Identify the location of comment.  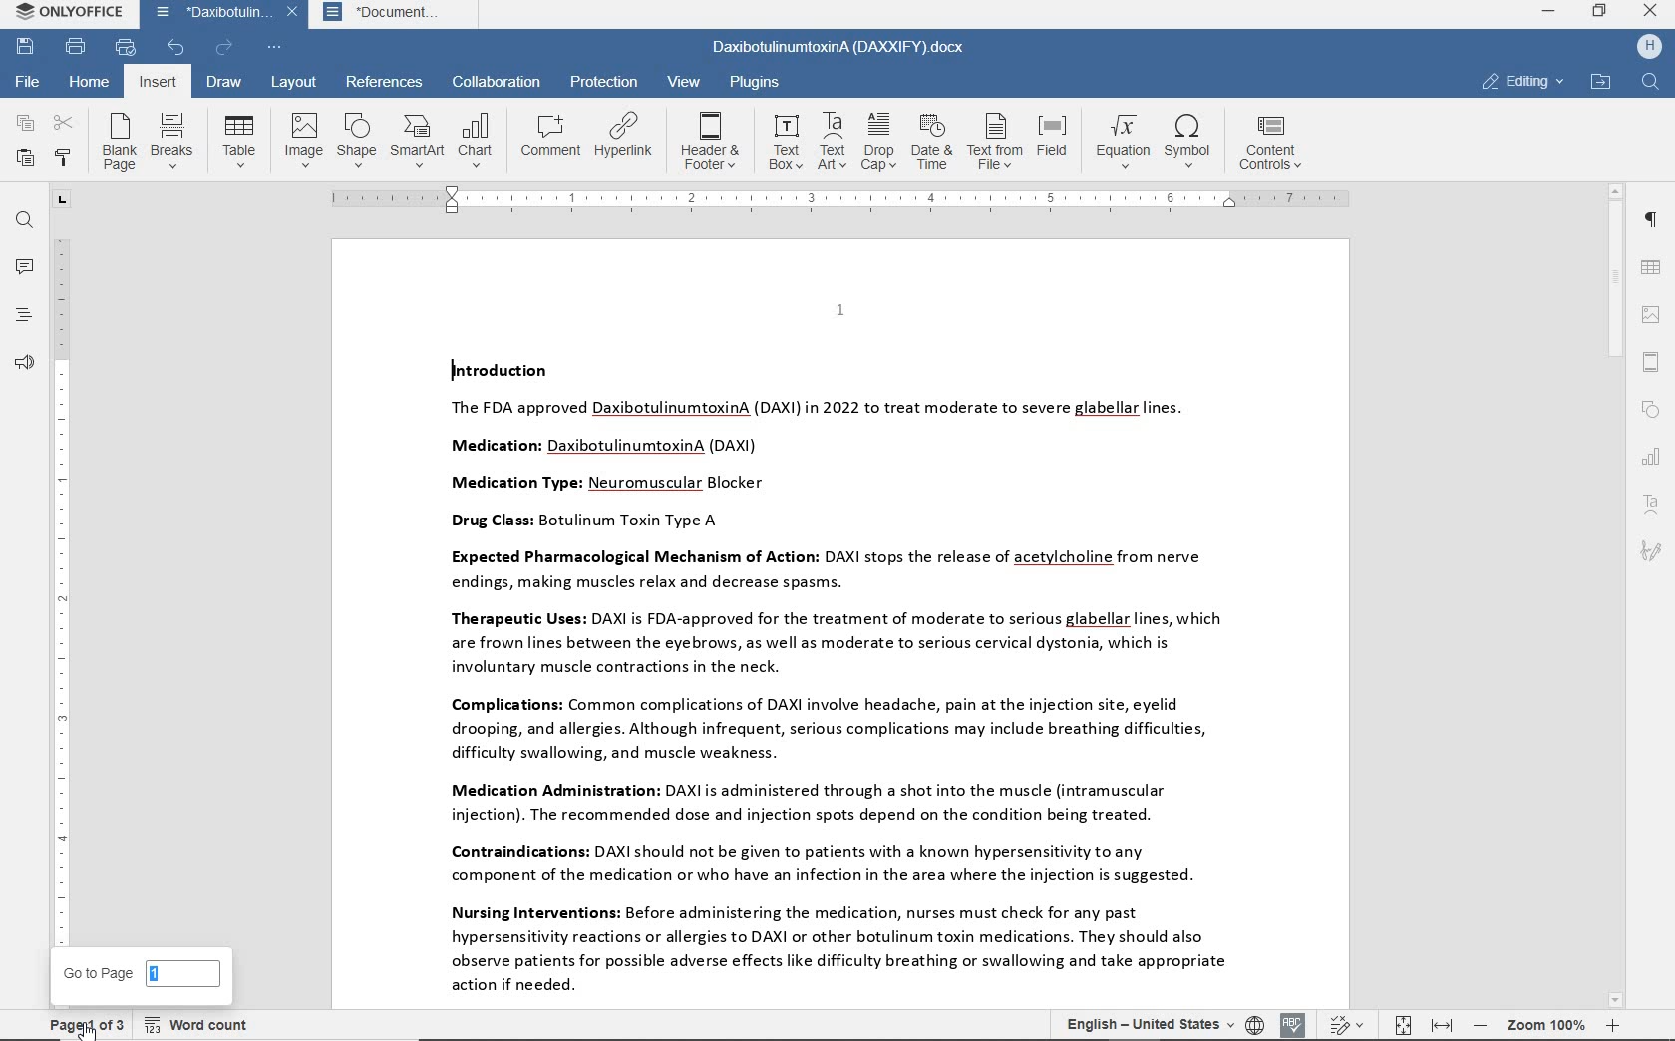
(551, 134).